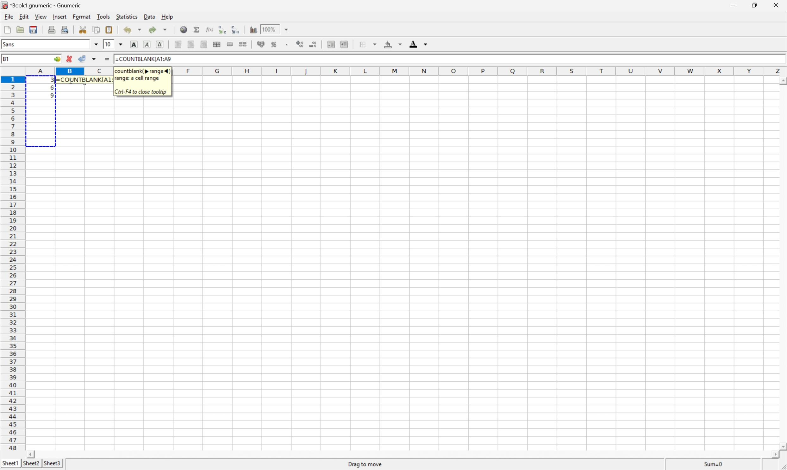 The height and width of the screenshot is (470, 787). What do you see at coordinates (108, 30) in the screenshot?
I see `Paste a clipboard` at bounding box center [108, 30].